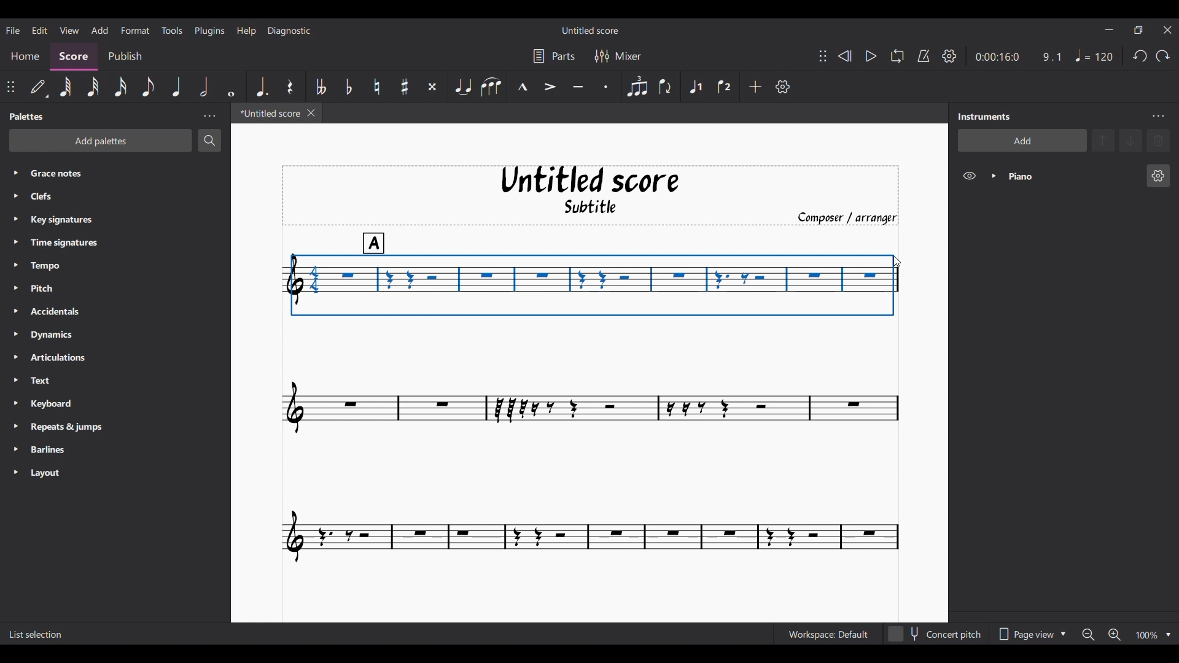 This screenshot has height=663, width=1179. What do you see at coordinates (38, 86) in the screenshot?
I see `Default` at bounding box center [38, 86].